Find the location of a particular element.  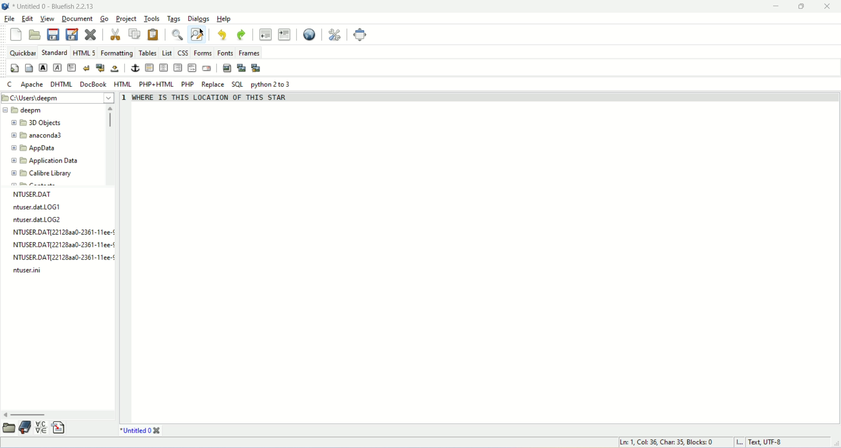

Untitled 0 - Bluefish 2.2.13 is located at coordinates (55, 6).